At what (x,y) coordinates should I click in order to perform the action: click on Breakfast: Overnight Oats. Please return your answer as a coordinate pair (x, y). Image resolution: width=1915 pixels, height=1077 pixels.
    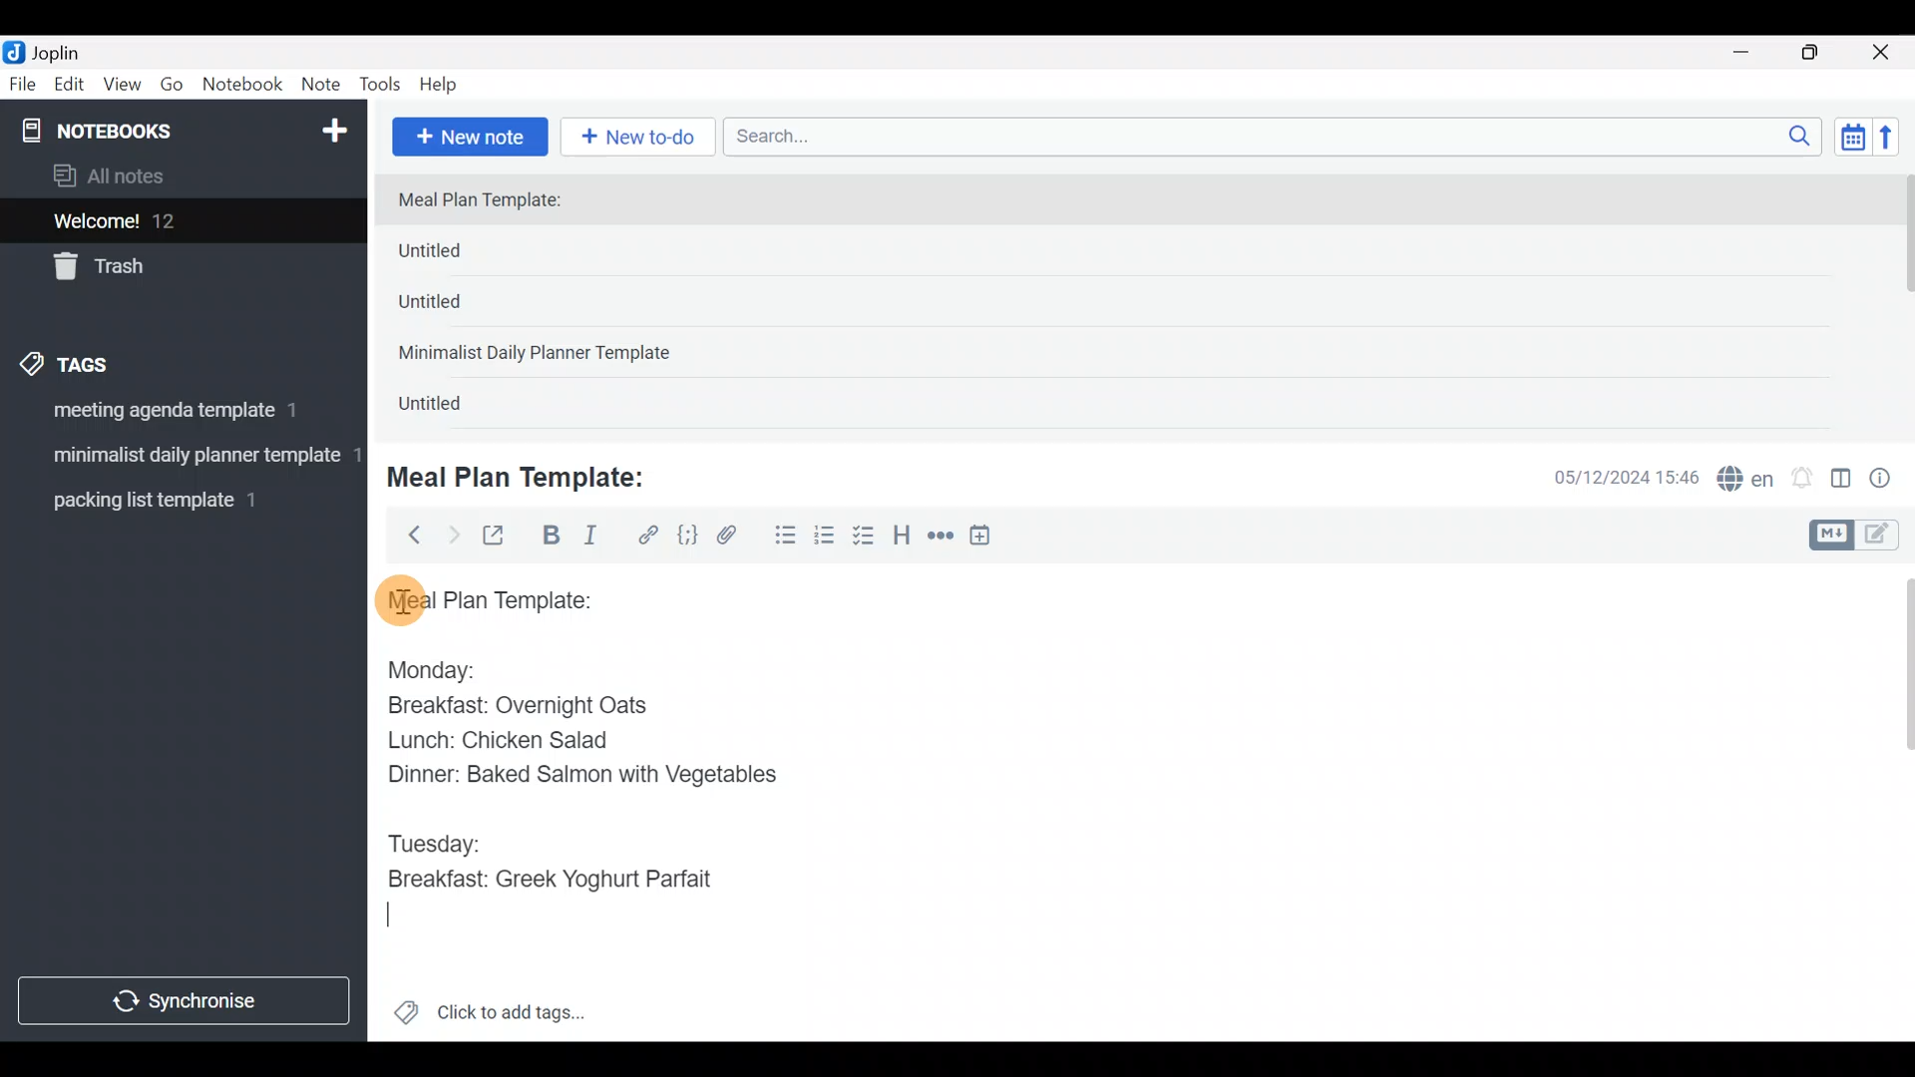
    Looking at the image, I should click on (514, 708).